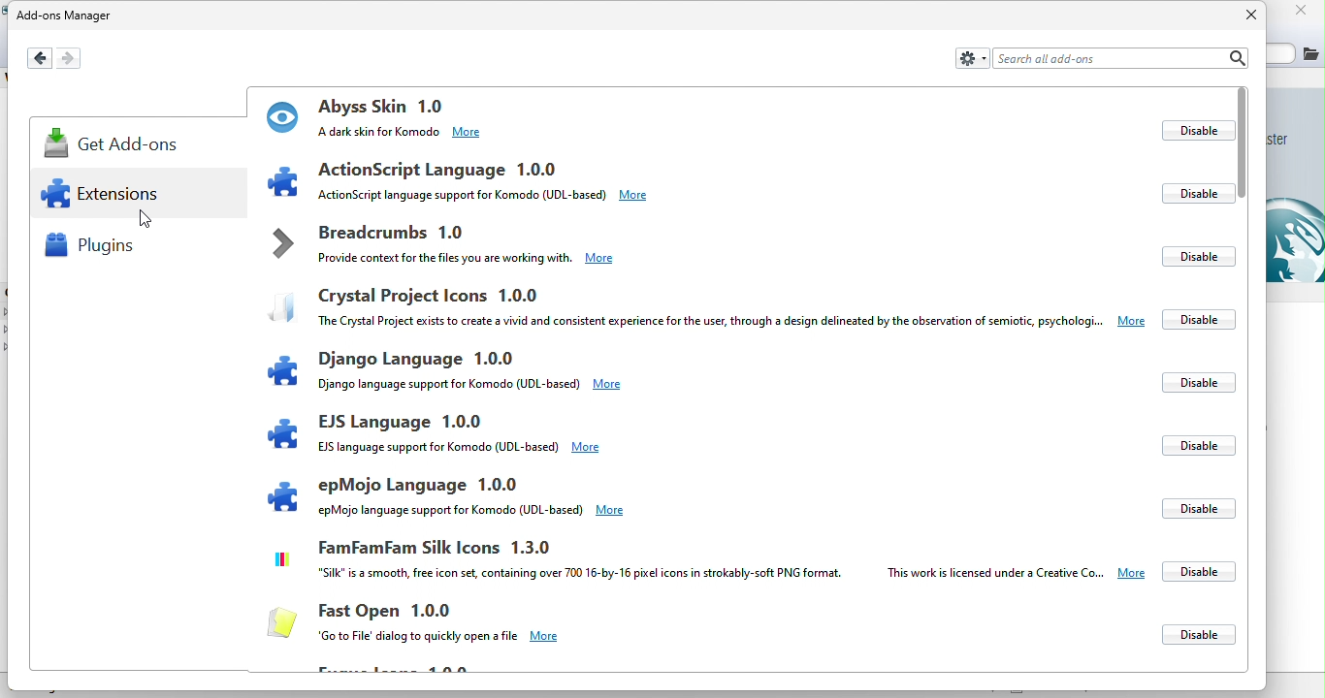 Image resolution: width=1325 pixels, height=698 pixels. Describe the element at coordinates (1201, 318) in the screenshot. I see `disable` at that location.